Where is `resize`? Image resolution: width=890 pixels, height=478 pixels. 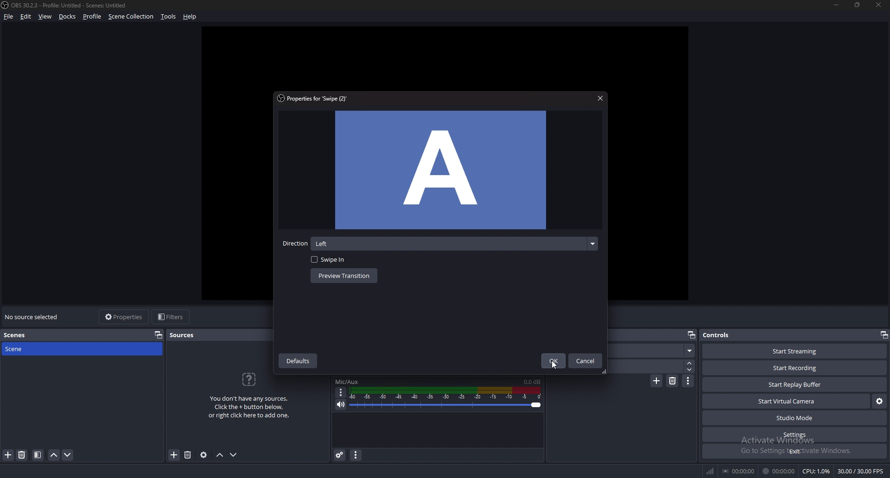
resize is located at coordinates (858, 5).